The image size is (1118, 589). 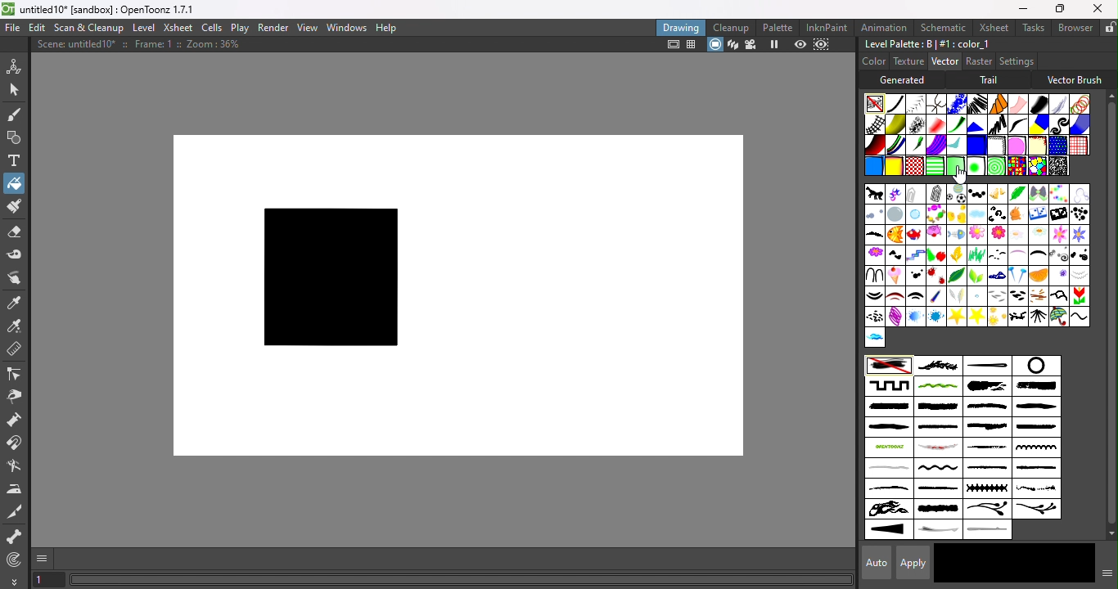 What do you see at coordinates (1038, 236) in the screenshot?
I see `flow3` at bounding box center [1038, 236].